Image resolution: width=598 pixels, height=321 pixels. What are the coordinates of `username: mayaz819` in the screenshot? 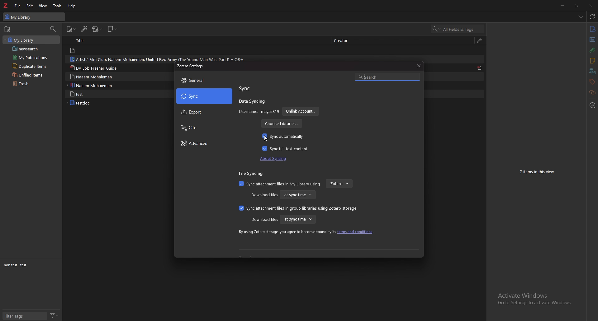 It's located at (259, 112).